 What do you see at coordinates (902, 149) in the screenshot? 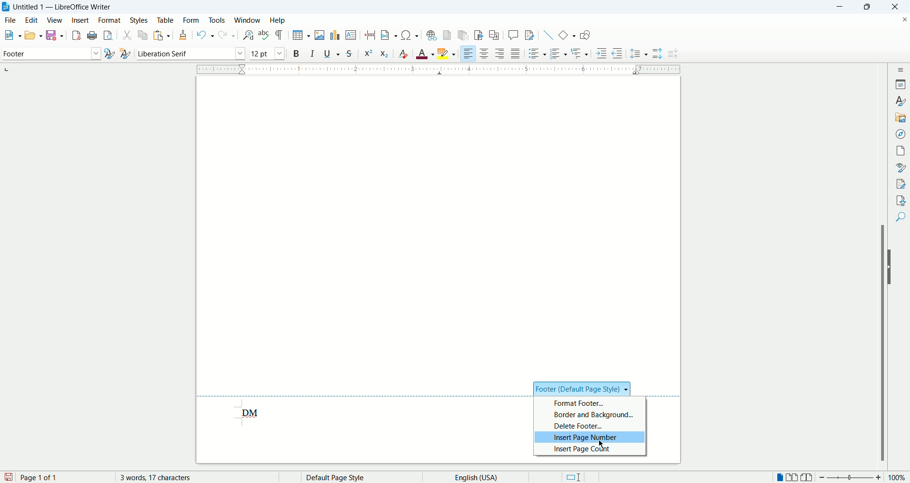
I see `page` at bounding box center [902, 149].